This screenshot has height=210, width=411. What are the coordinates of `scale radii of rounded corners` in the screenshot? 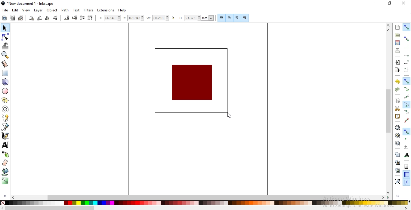 It's located at (229, 18).